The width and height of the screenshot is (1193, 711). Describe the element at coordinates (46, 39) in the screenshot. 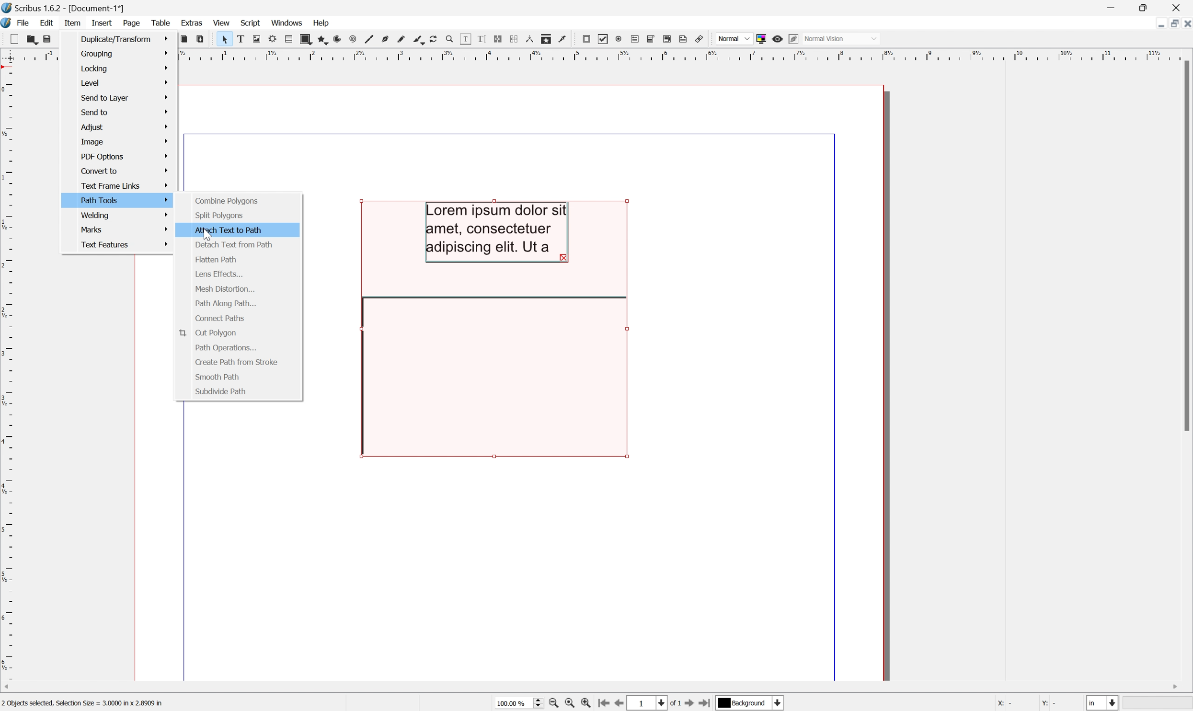

I see `Save` at that location.